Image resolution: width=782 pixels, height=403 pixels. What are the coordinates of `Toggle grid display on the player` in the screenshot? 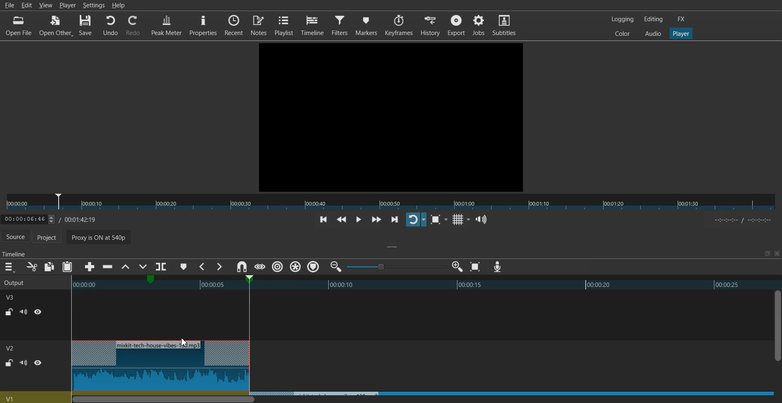 It's located at (459, 220).